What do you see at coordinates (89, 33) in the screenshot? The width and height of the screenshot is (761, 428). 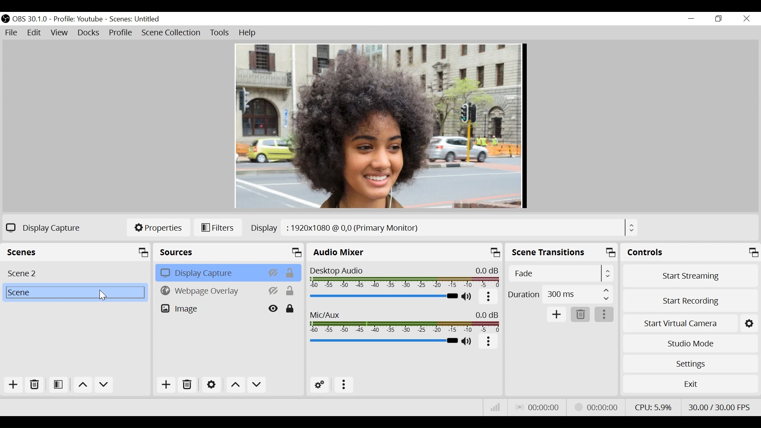 I see `Docks` at bounding box center [89, 33].